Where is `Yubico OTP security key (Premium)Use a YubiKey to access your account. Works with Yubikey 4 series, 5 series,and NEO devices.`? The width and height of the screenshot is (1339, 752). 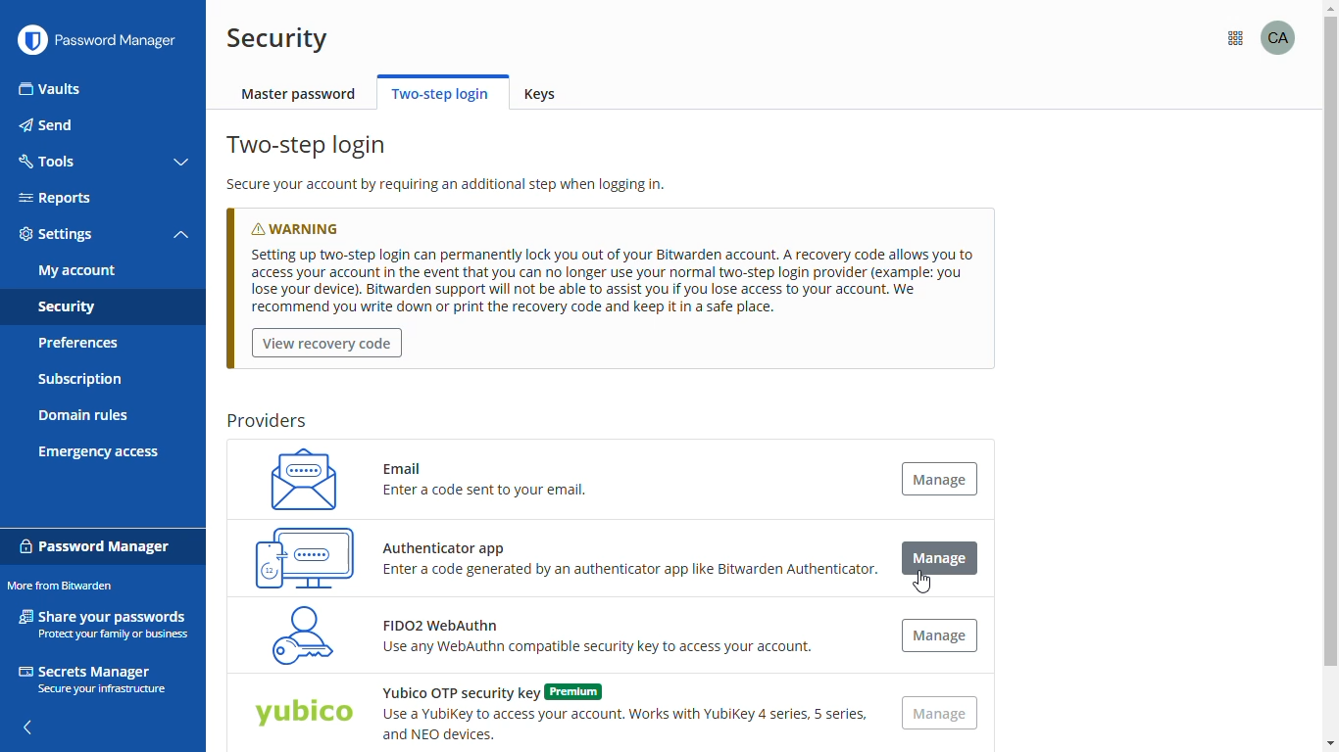 Yubico OTP security key (Premium)Use a YubiKey to access your account. Works with Yubikey 4 series, 5 series,and NEO devices. is located at coordinates (621, 713).